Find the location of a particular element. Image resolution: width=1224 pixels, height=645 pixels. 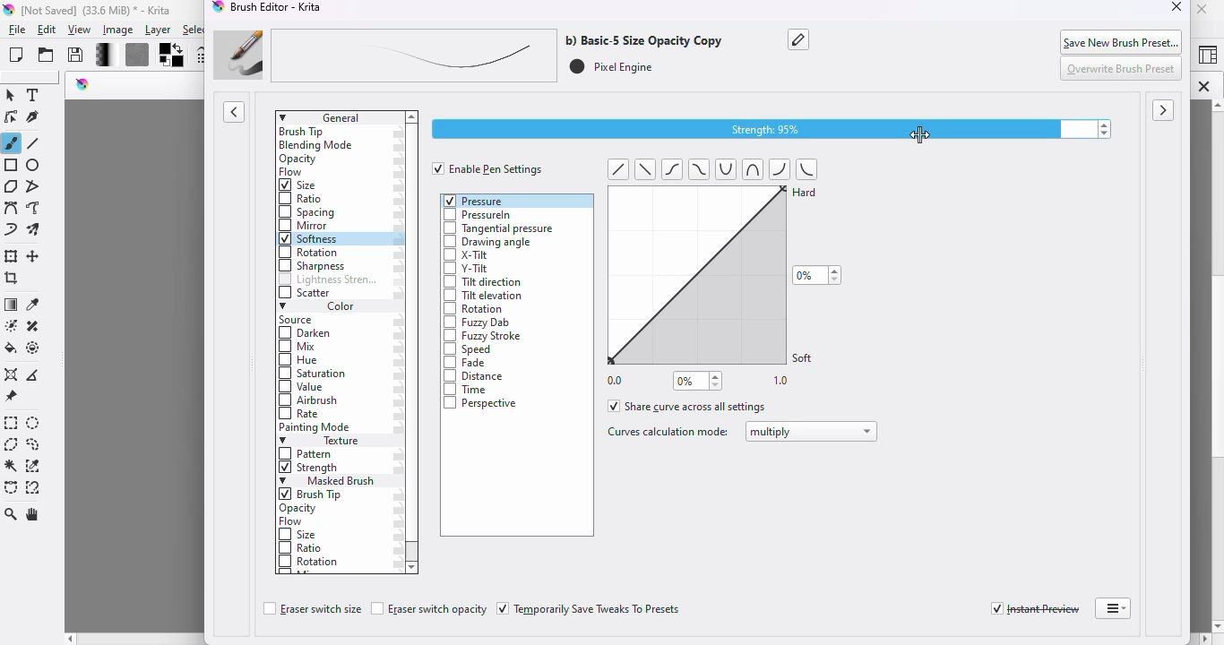

bezier curve tool is located at coordinates (11, 208).